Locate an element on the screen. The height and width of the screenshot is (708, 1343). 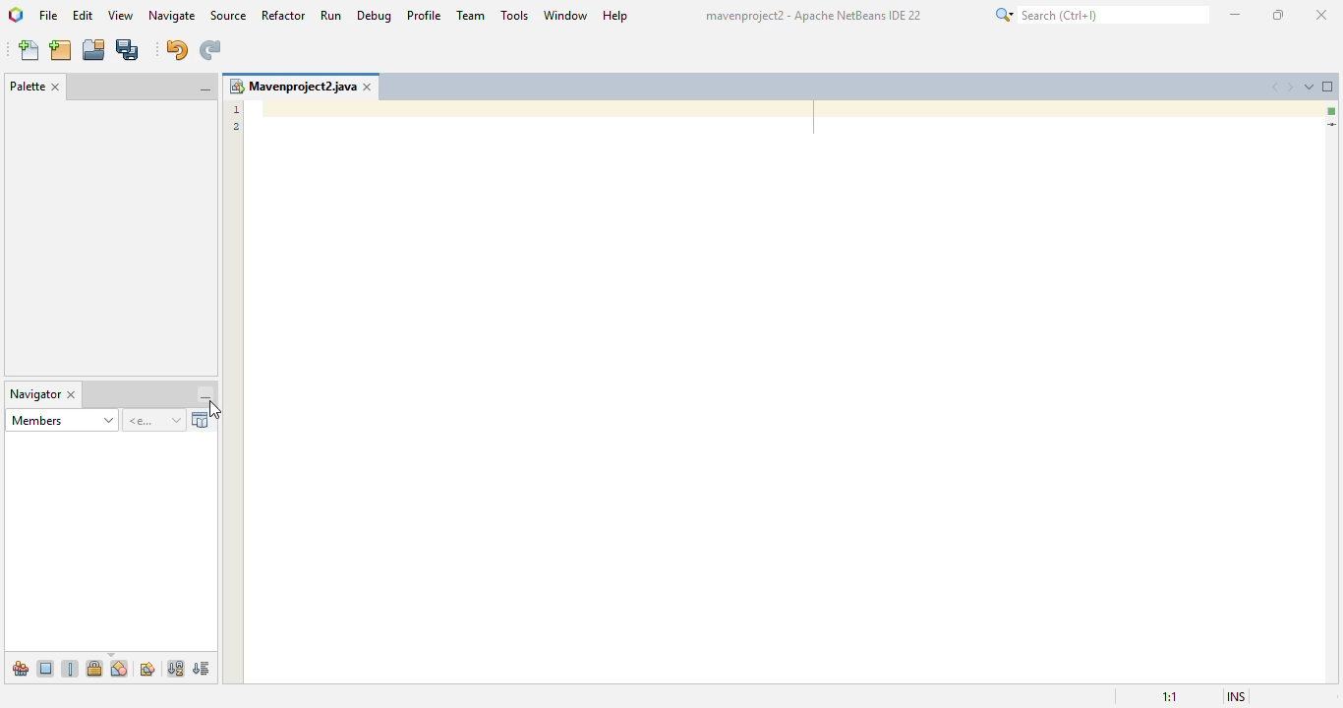
file is located at coordinates (48, 15).